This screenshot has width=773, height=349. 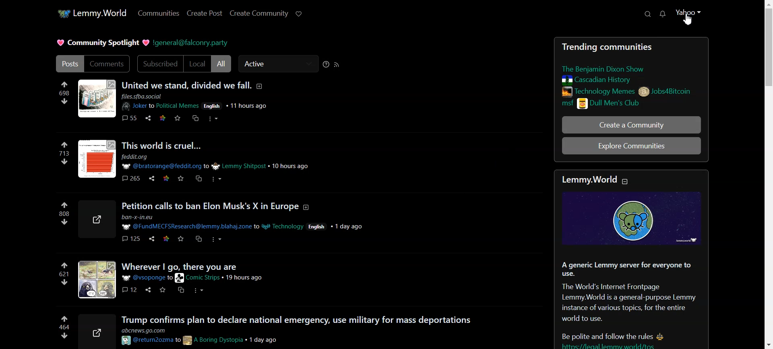 I want to click on 713, so click(x=62, y=154).